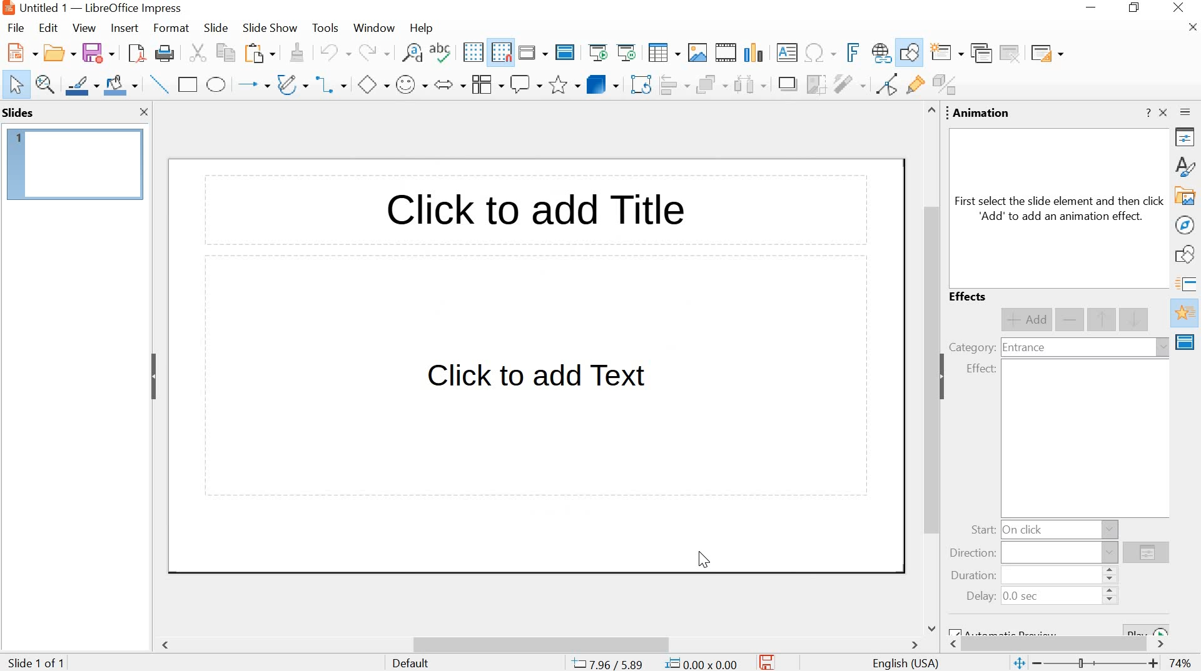 Image resolution: width=1201 pixels, height=671 pixels. Describe the element at coordinates (48, 28) in the screenshot. I see `edit menu` at that location.